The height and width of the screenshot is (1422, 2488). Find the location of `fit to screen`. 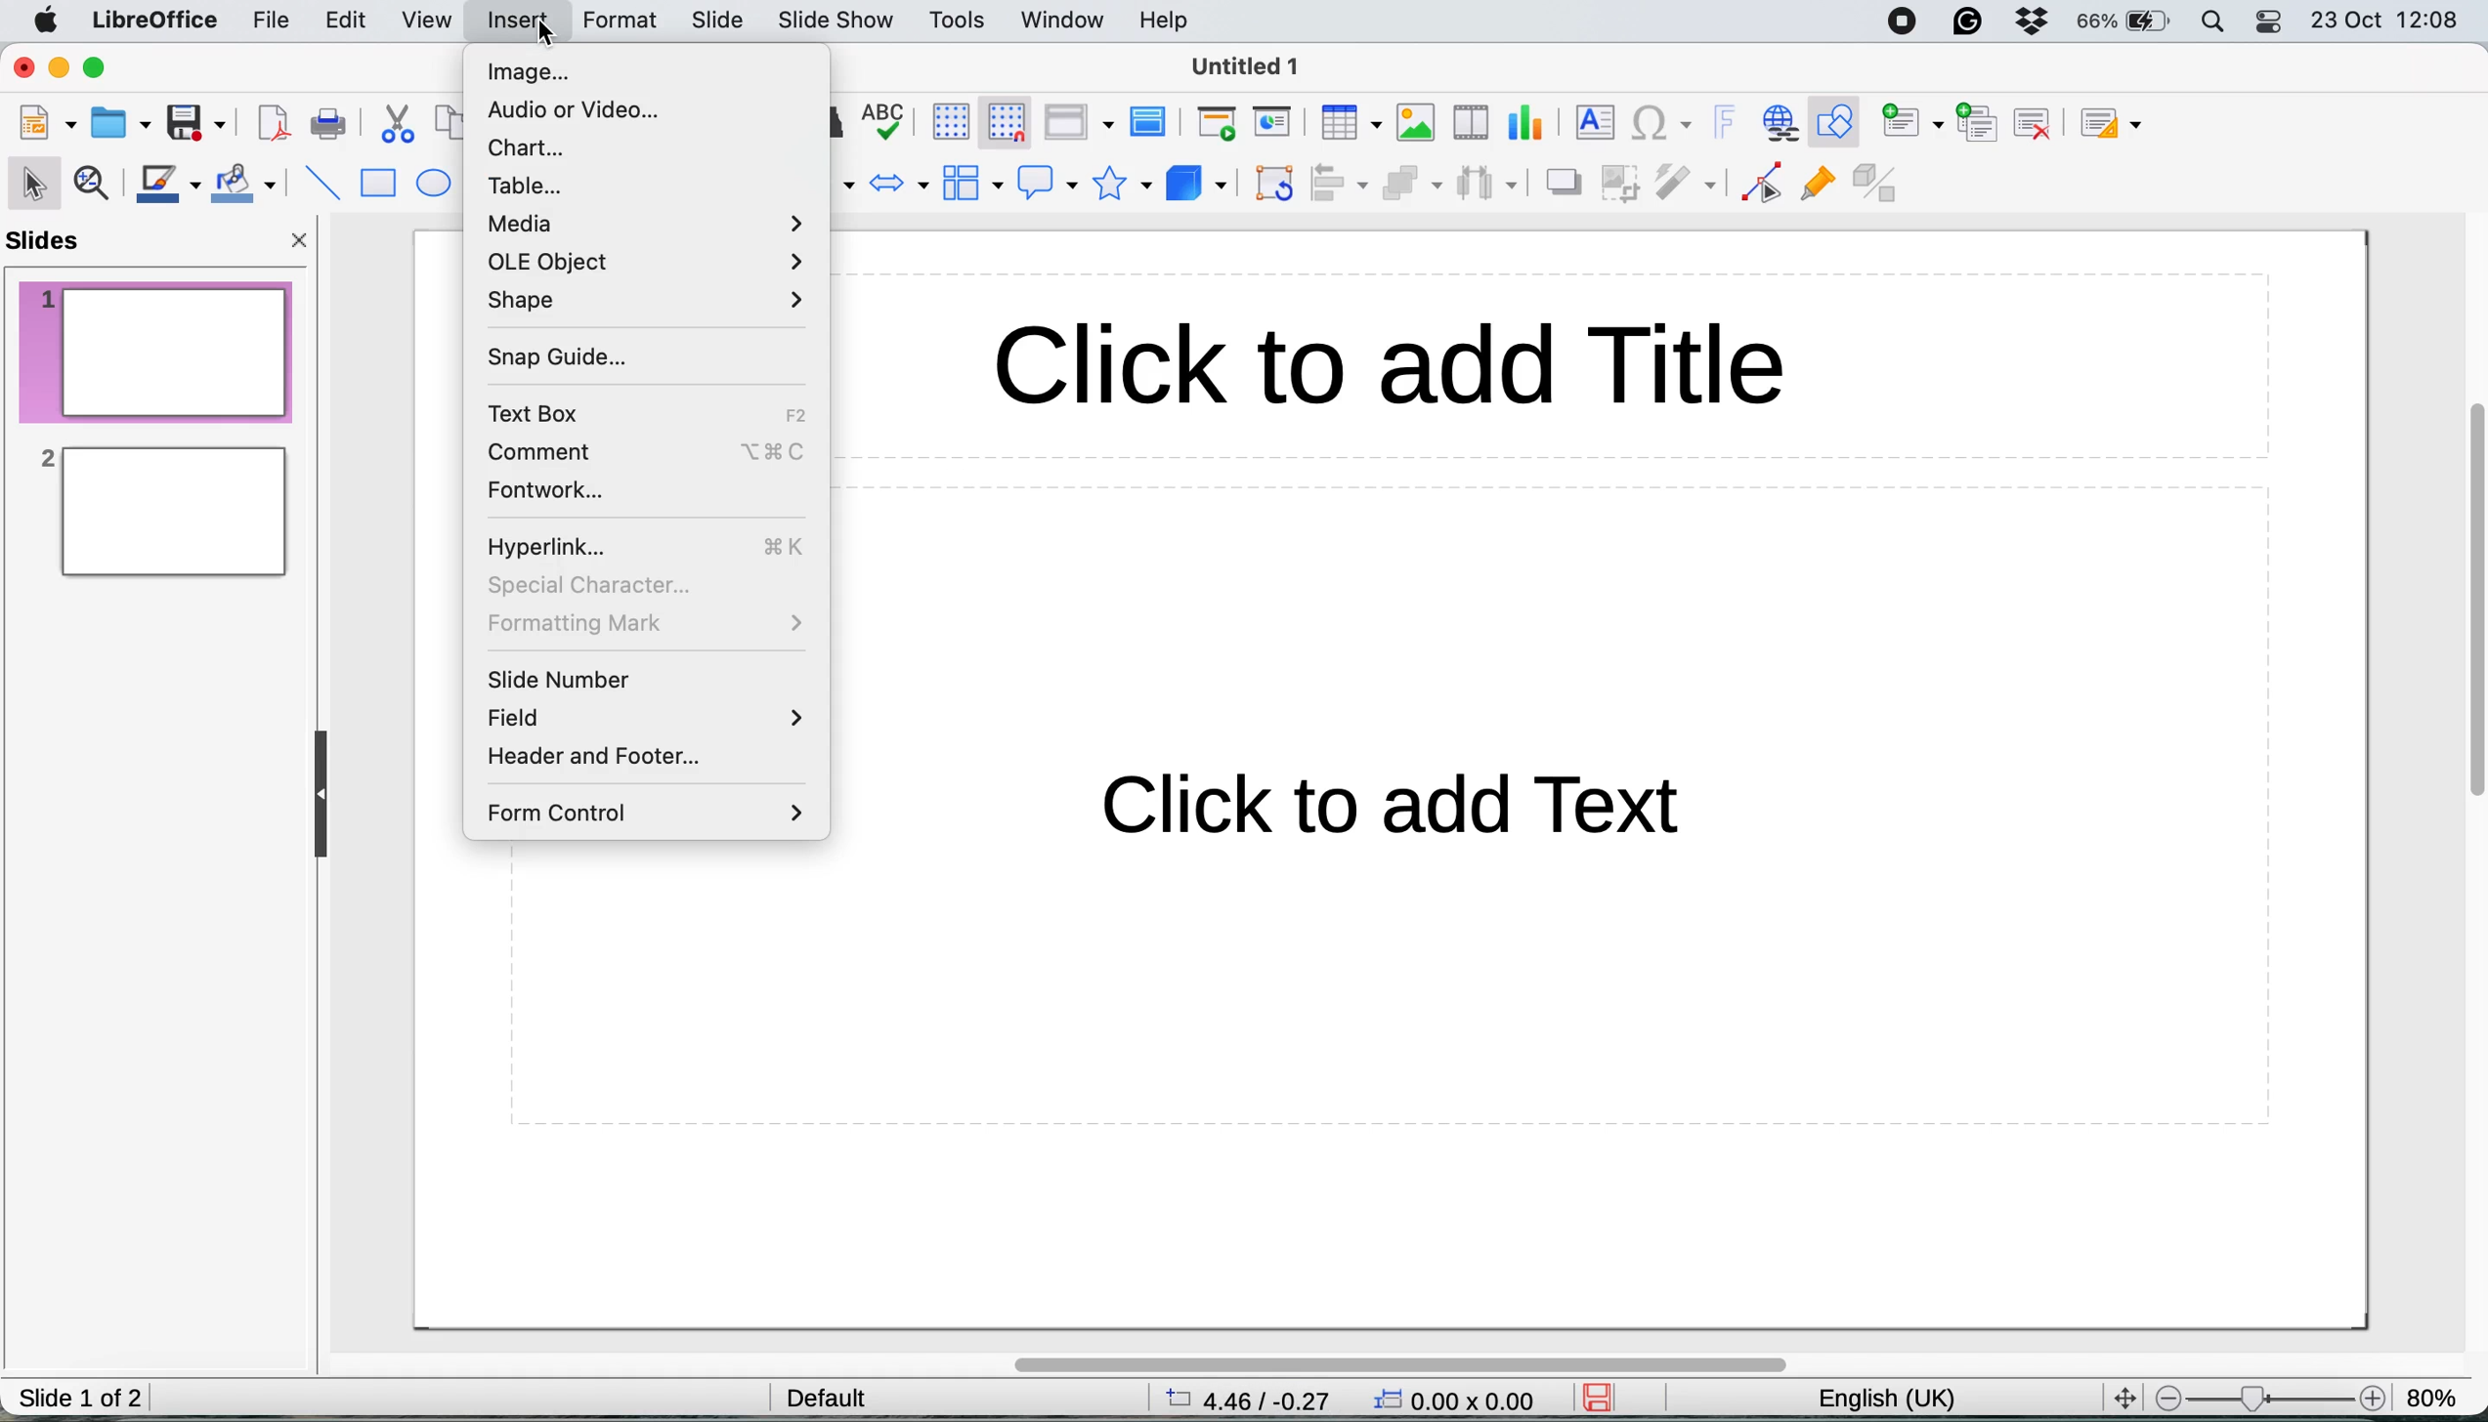

fit to screen is located at coordinates (2119, 1396).